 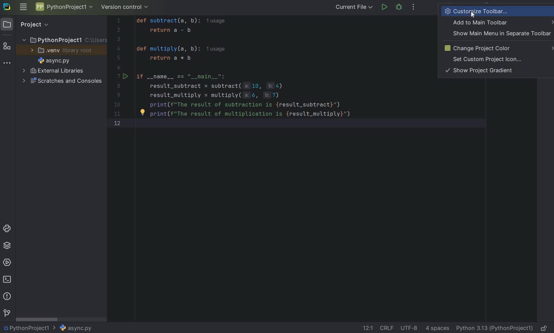 I want to click on CHANGE PROJECT COLR, so click(x=496, y=48).